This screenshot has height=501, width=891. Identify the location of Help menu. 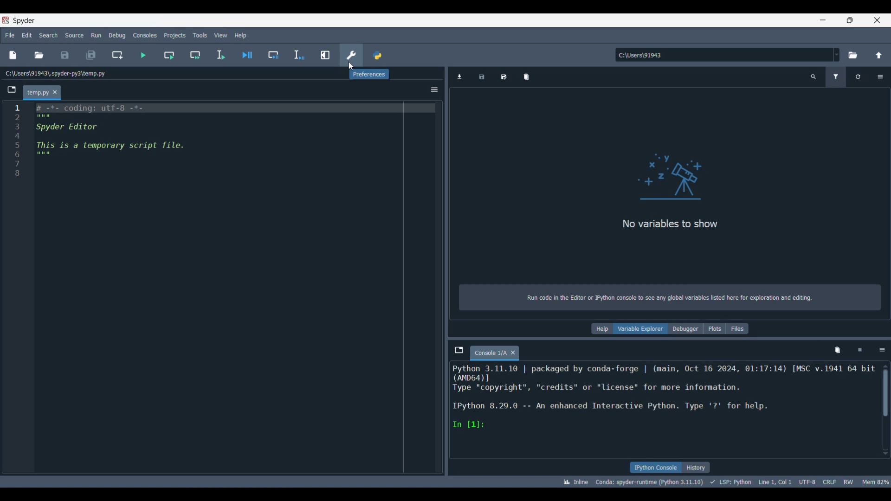
(240, 35).